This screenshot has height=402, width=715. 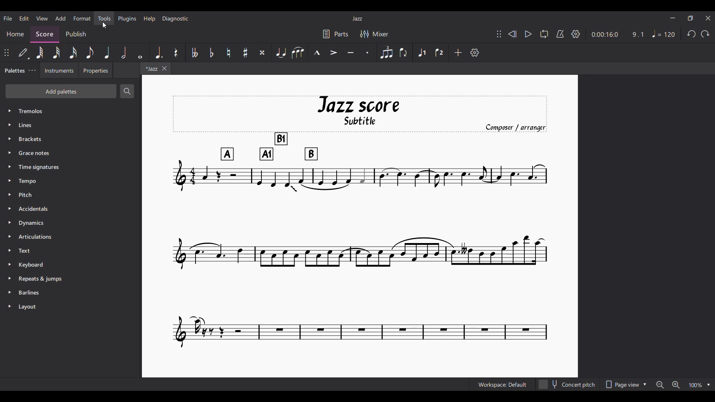 I want to click on Tempo, so click(x=664, y=33).